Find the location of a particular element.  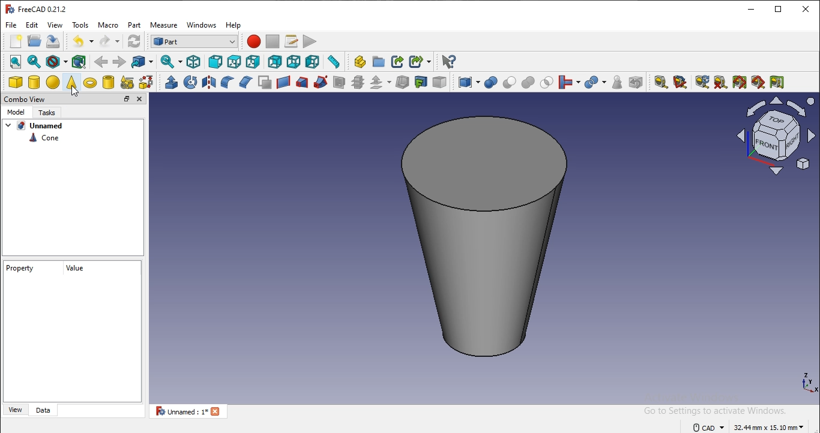

dimensions is located at coordinates (748, 428).